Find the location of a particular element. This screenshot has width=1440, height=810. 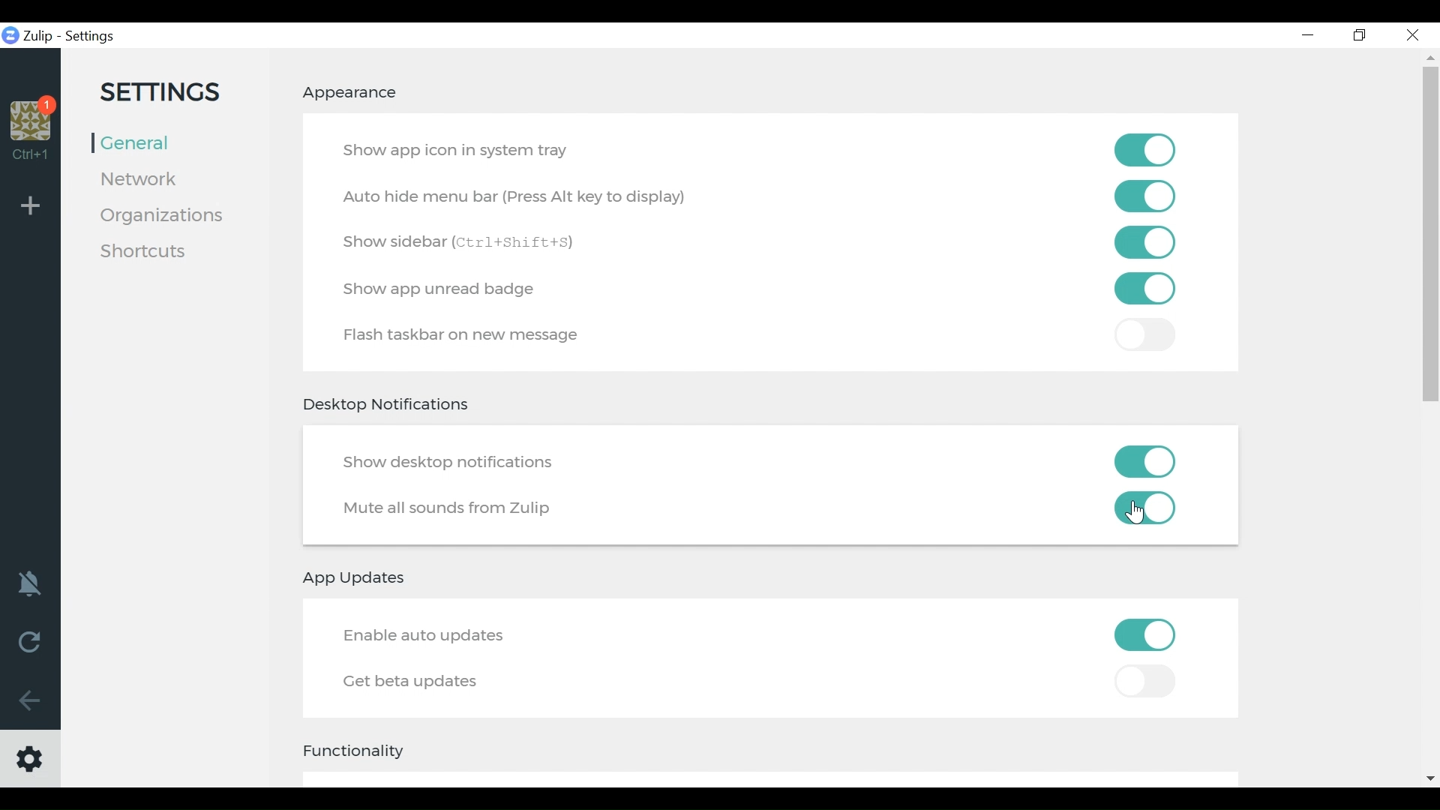

notification is located at coordinates (31, 582).